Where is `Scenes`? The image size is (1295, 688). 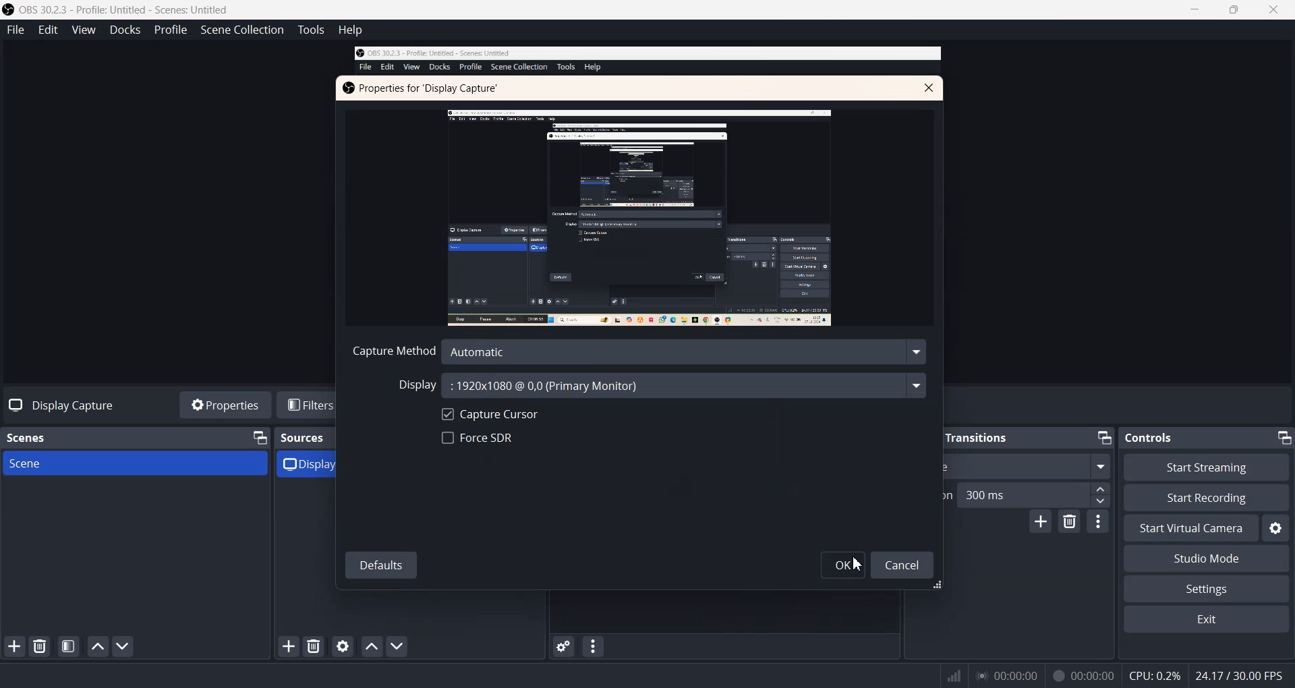
Scenes is located at coordinates (33, 437).